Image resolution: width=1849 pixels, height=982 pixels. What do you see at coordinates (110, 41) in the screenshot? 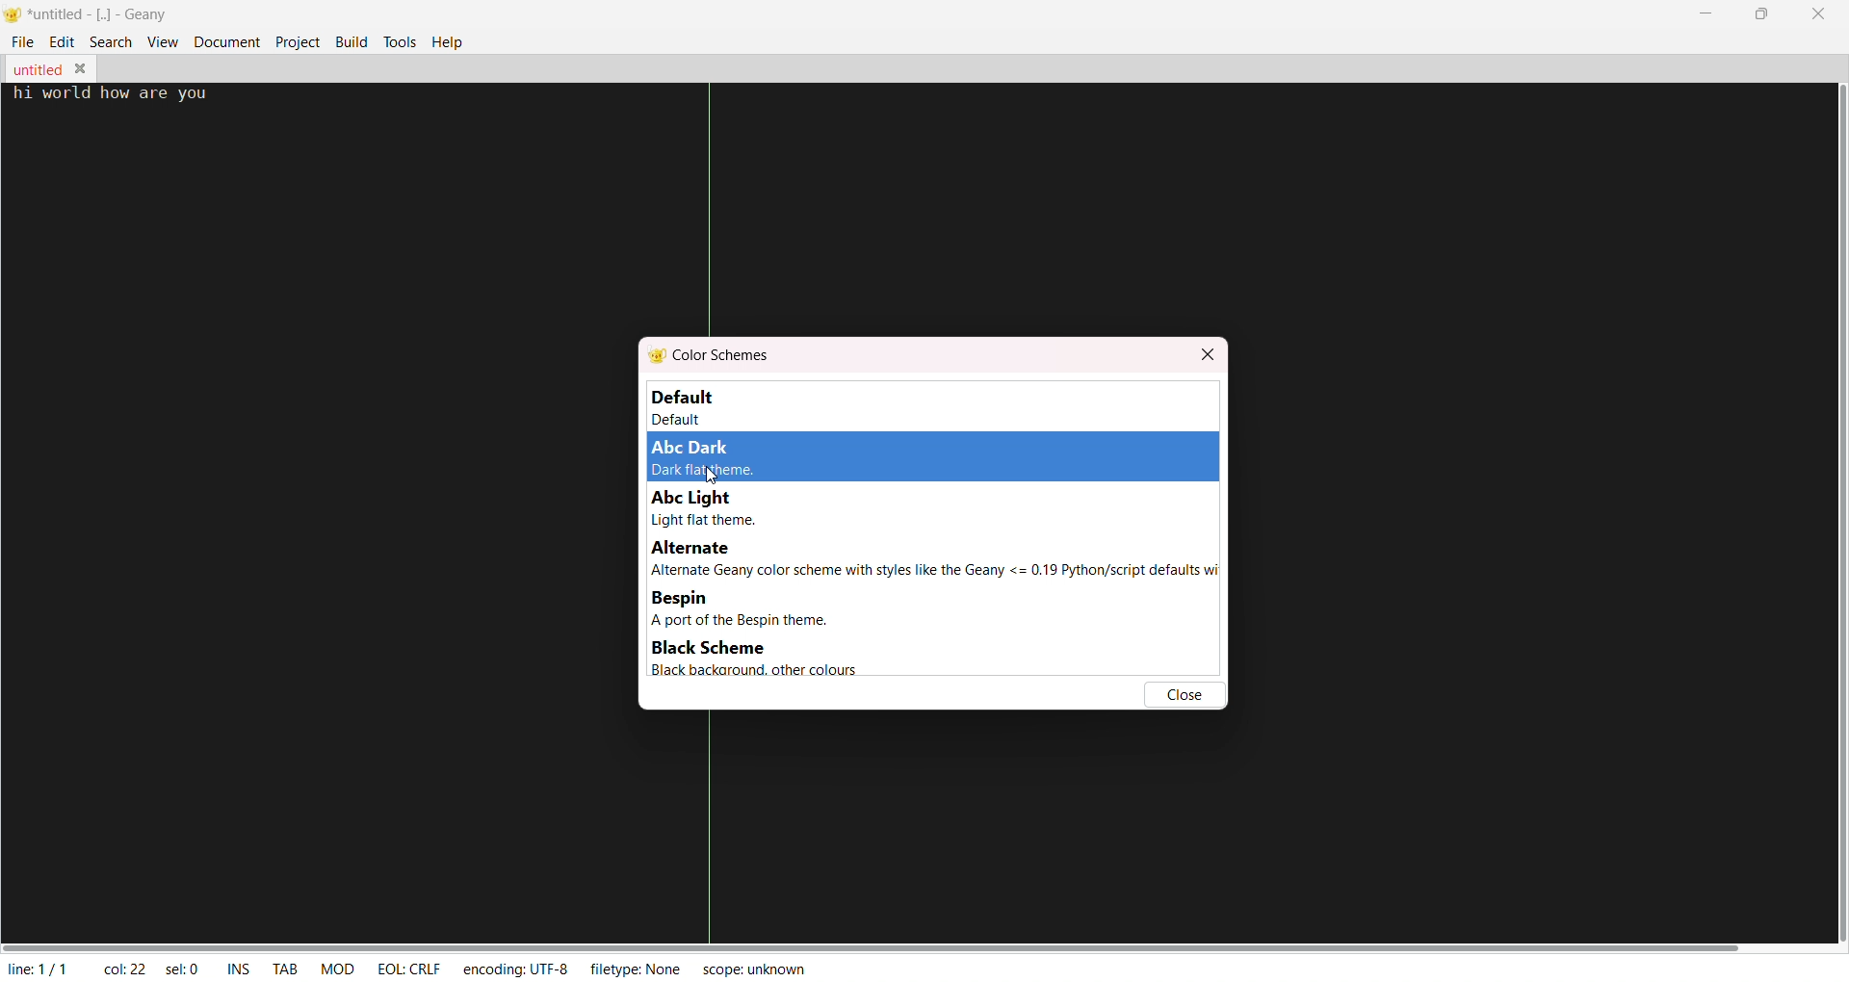
I see `search` at bounding box center [110, 41].